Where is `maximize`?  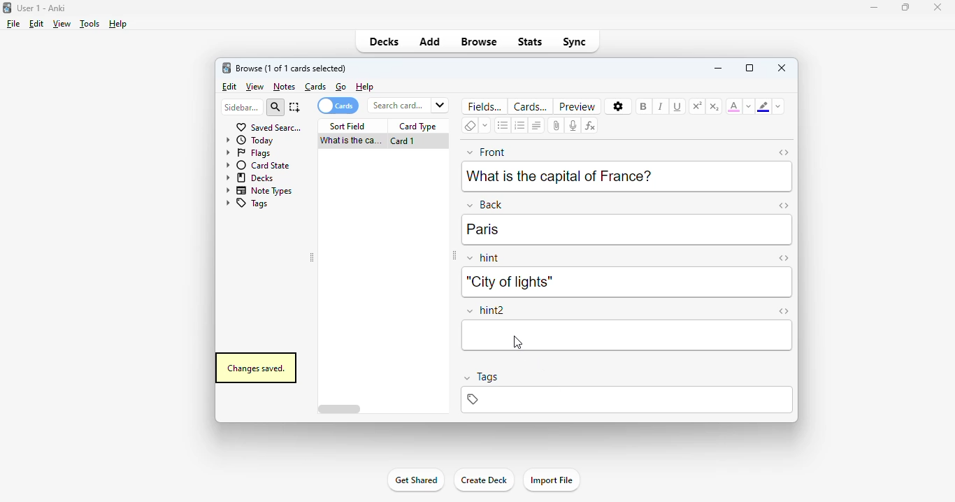
maximize is located at coordinates (905, 6).